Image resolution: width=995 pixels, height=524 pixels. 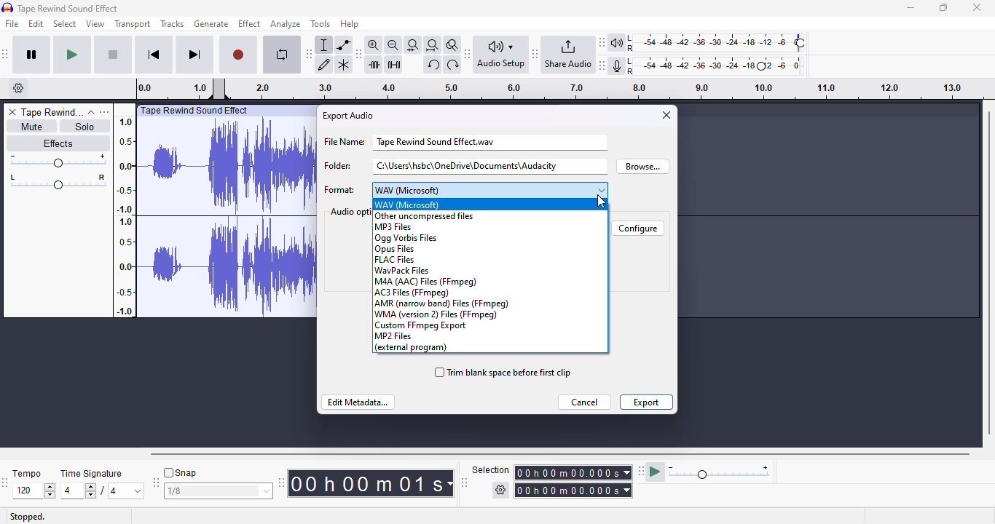 What do you see at coordinates (282, 55) in the screenshot?
I see `enable looping` at bounding box center [282, 55].